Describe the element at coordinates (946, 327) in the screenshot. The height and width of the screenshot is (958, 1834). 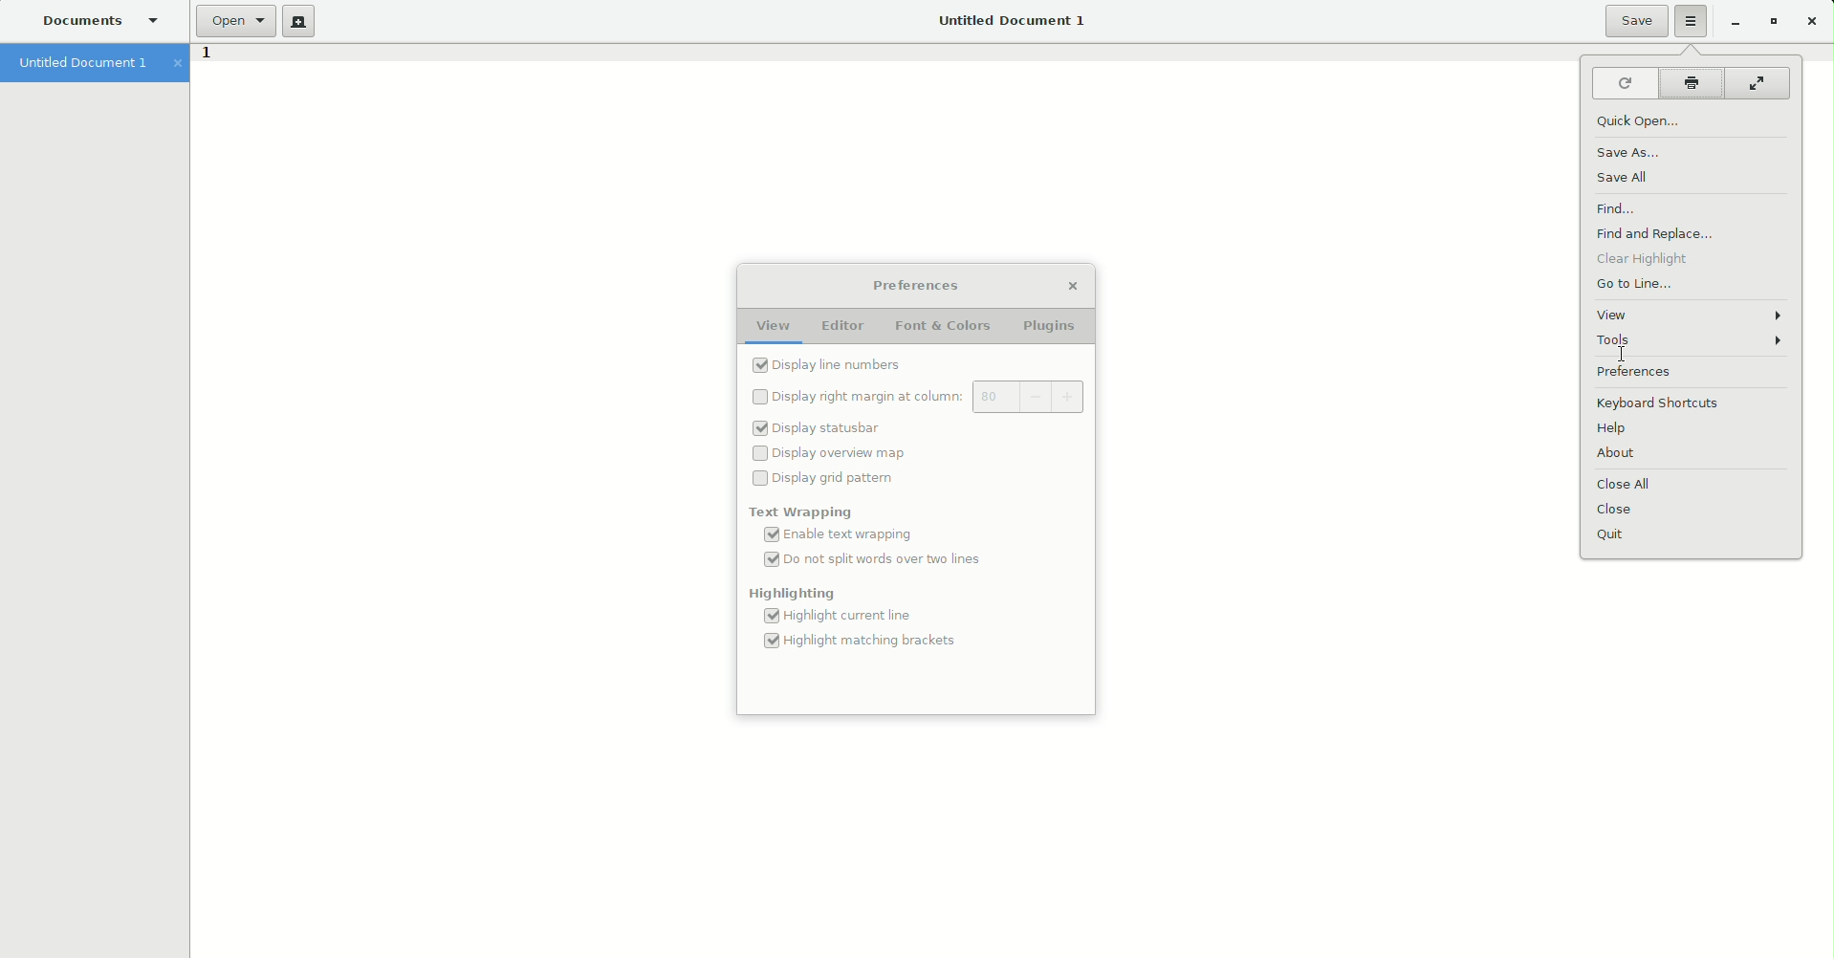
I see `Font and Colors` at that location.